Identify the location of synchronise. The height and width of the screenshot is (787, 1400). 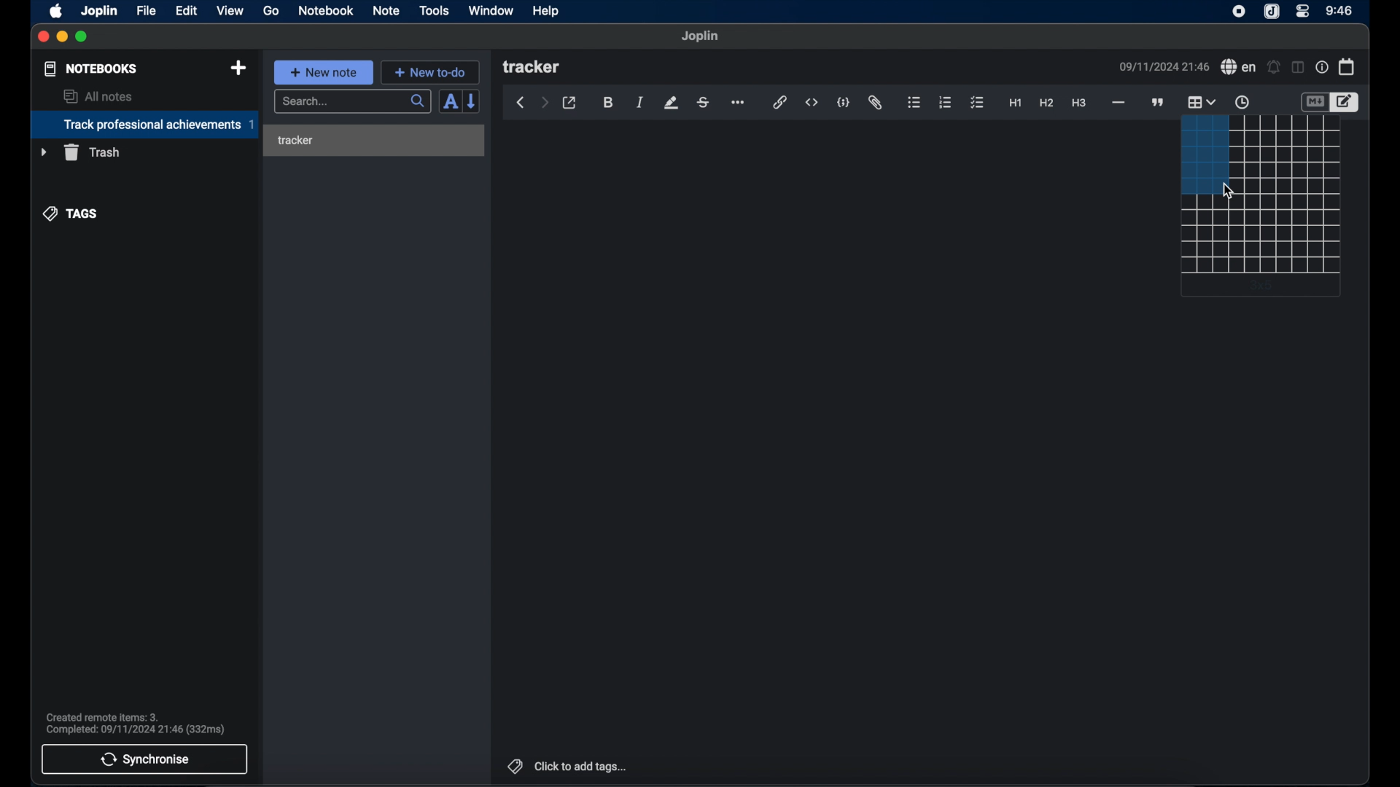
(145, 759).